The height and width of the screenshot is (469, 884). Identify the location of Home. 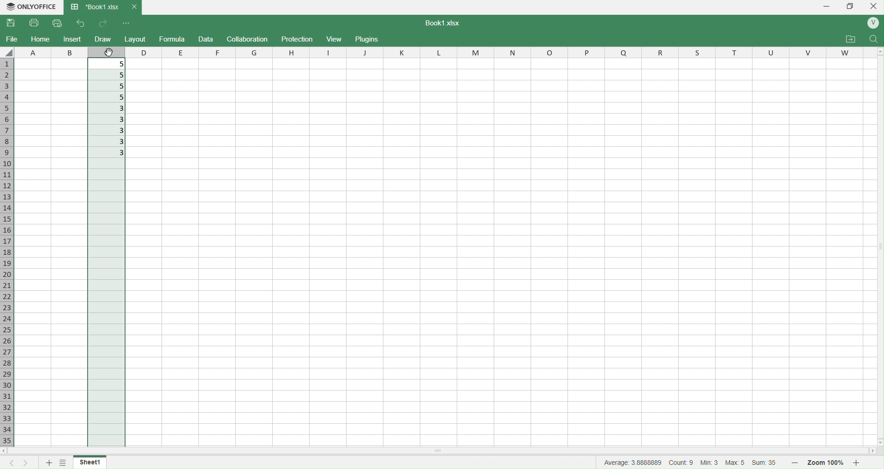
(40, 39).